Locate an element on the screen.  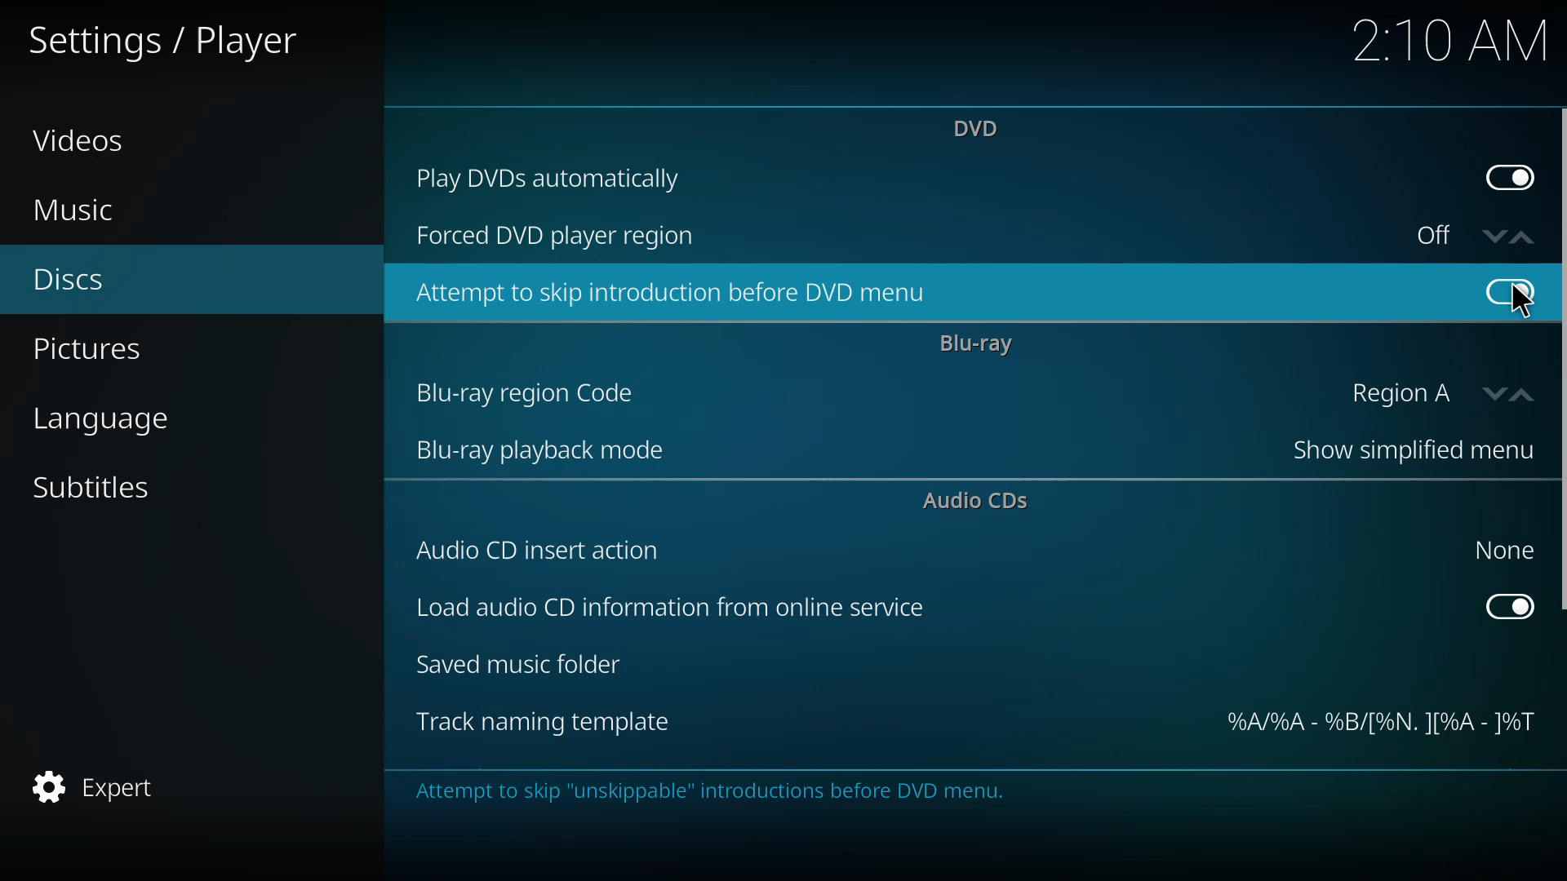
enabled is located at coordinates (1503, 607).